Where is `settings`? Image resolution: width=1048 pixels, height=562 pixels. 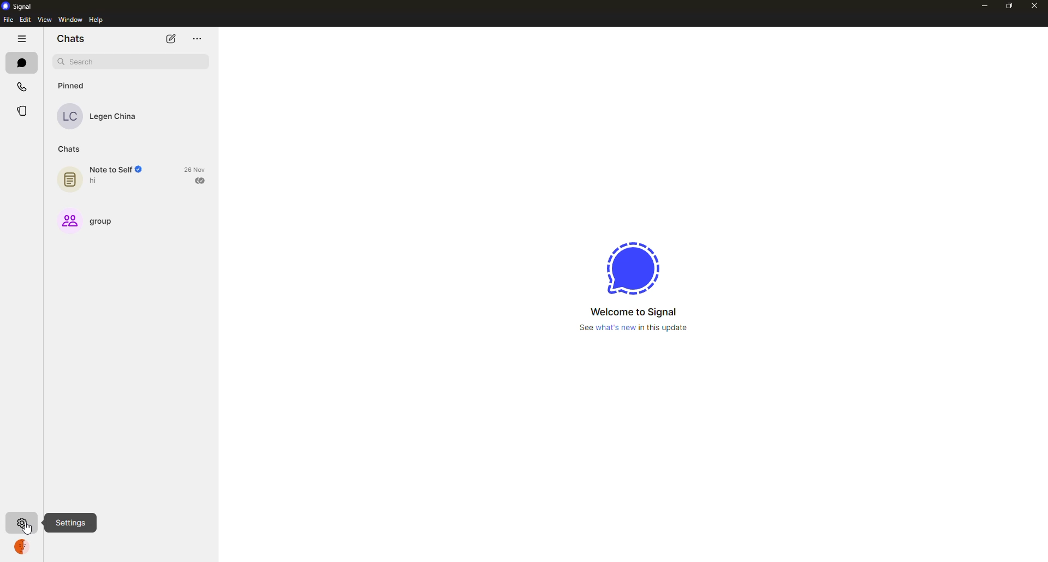 settings is located at coordinates (22, 522).